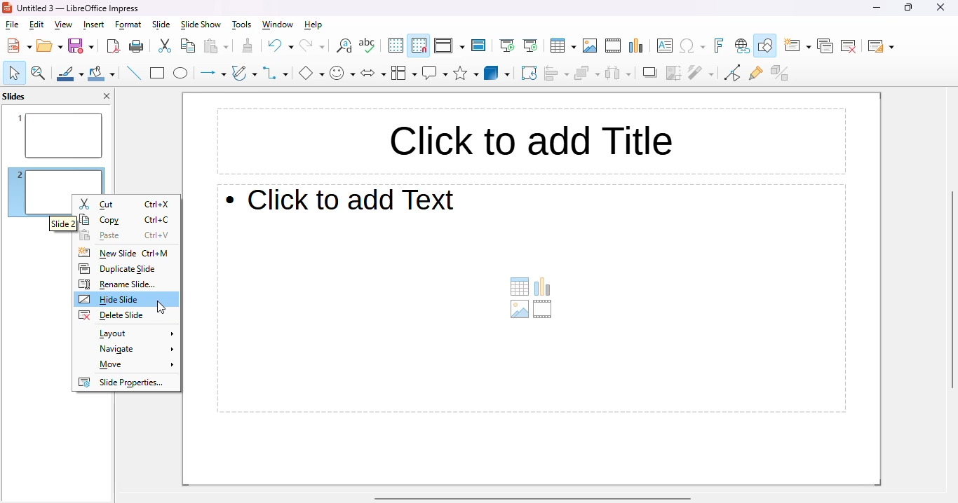 This screenshot has width=958, height=503. I want to click on insert text box, so click(666, 45).